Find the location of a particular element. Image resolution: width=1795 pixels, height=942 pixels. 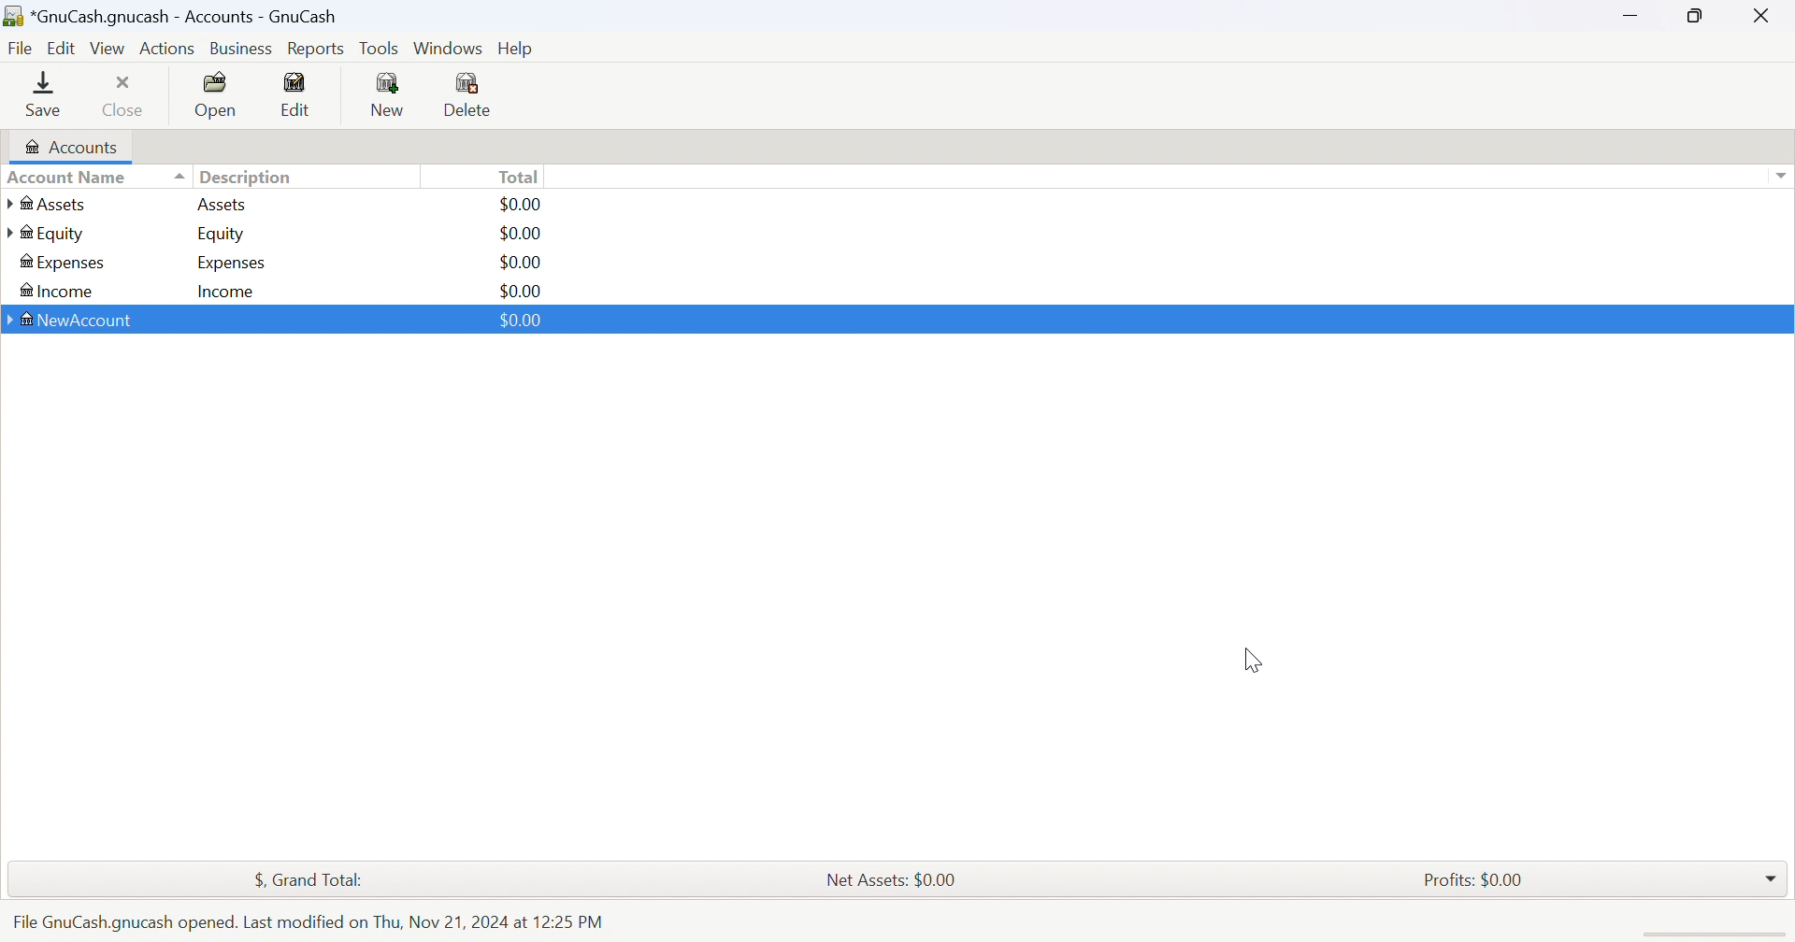

Edit is located at coordinates (65, 46).